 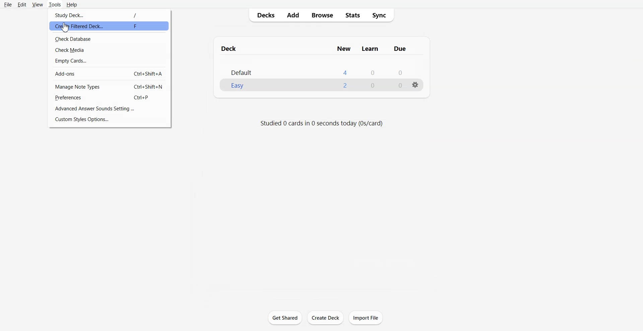 I want to click on Custom Style Options, so click(x=110, y=119).